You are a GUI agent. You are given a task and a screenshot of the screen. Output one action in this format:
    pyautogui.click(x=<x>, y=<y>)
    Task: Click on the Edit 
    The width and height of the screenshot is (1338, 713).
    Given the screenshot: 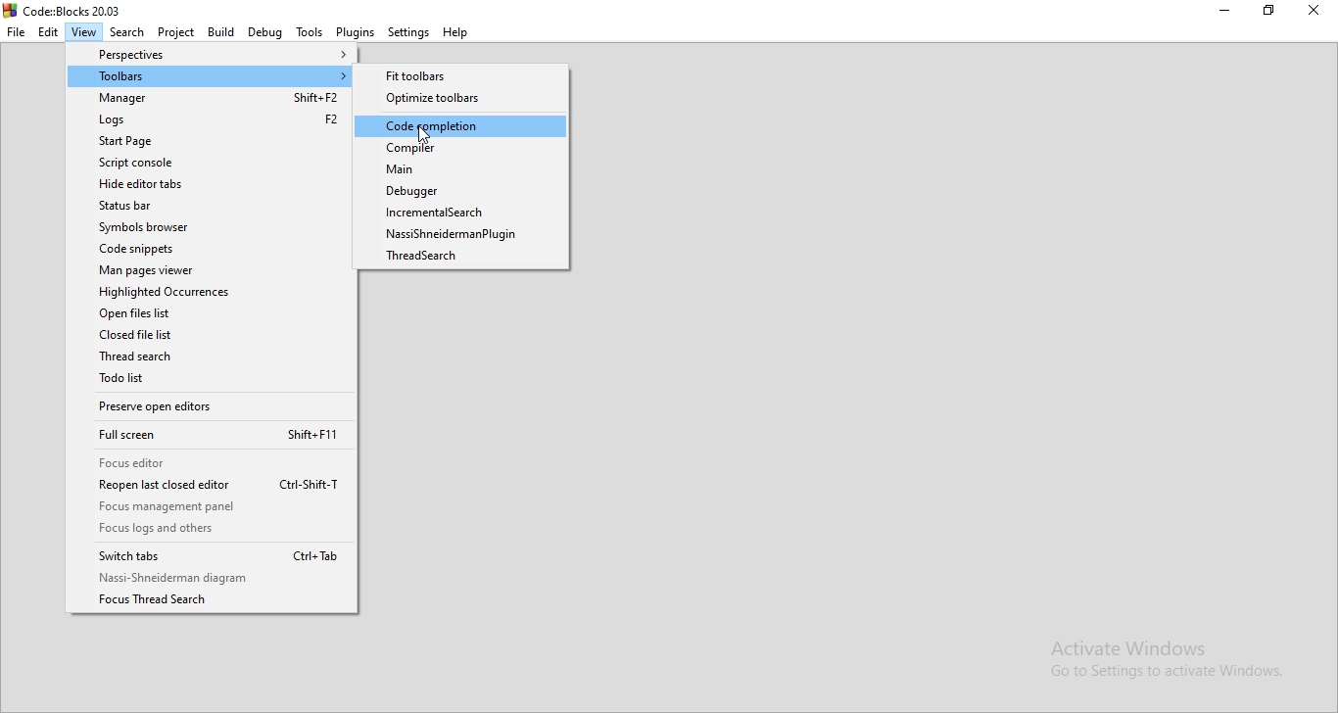 What is the action you would take?
    pyautogui.click(x=48, y=32)
    